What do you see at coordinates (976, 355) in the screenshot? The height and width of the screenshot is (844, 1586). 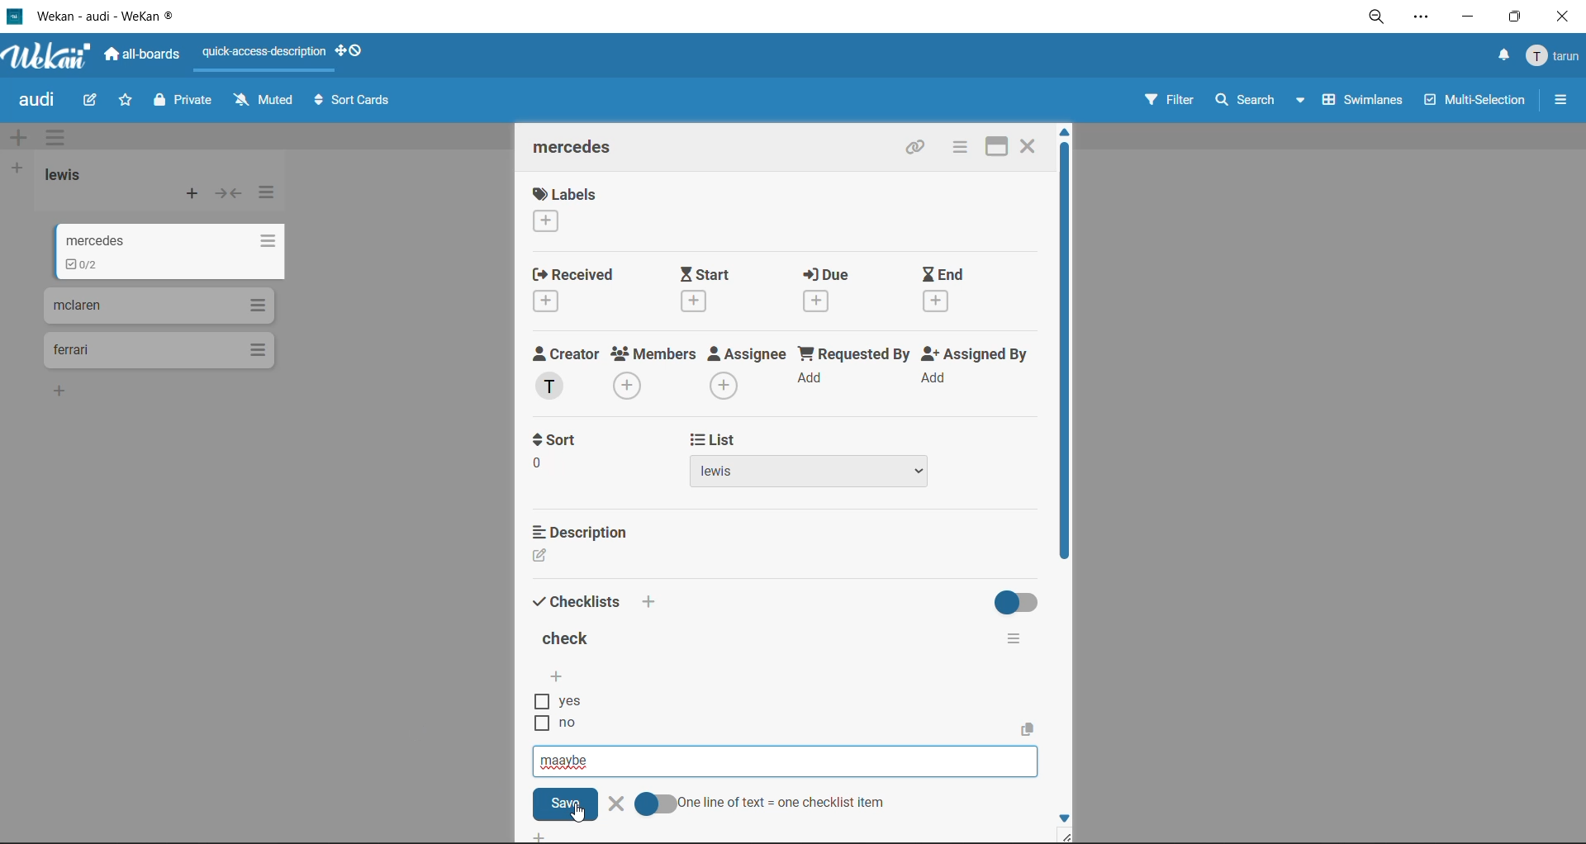 I see `assigned by` at bounding box center [976, 355].